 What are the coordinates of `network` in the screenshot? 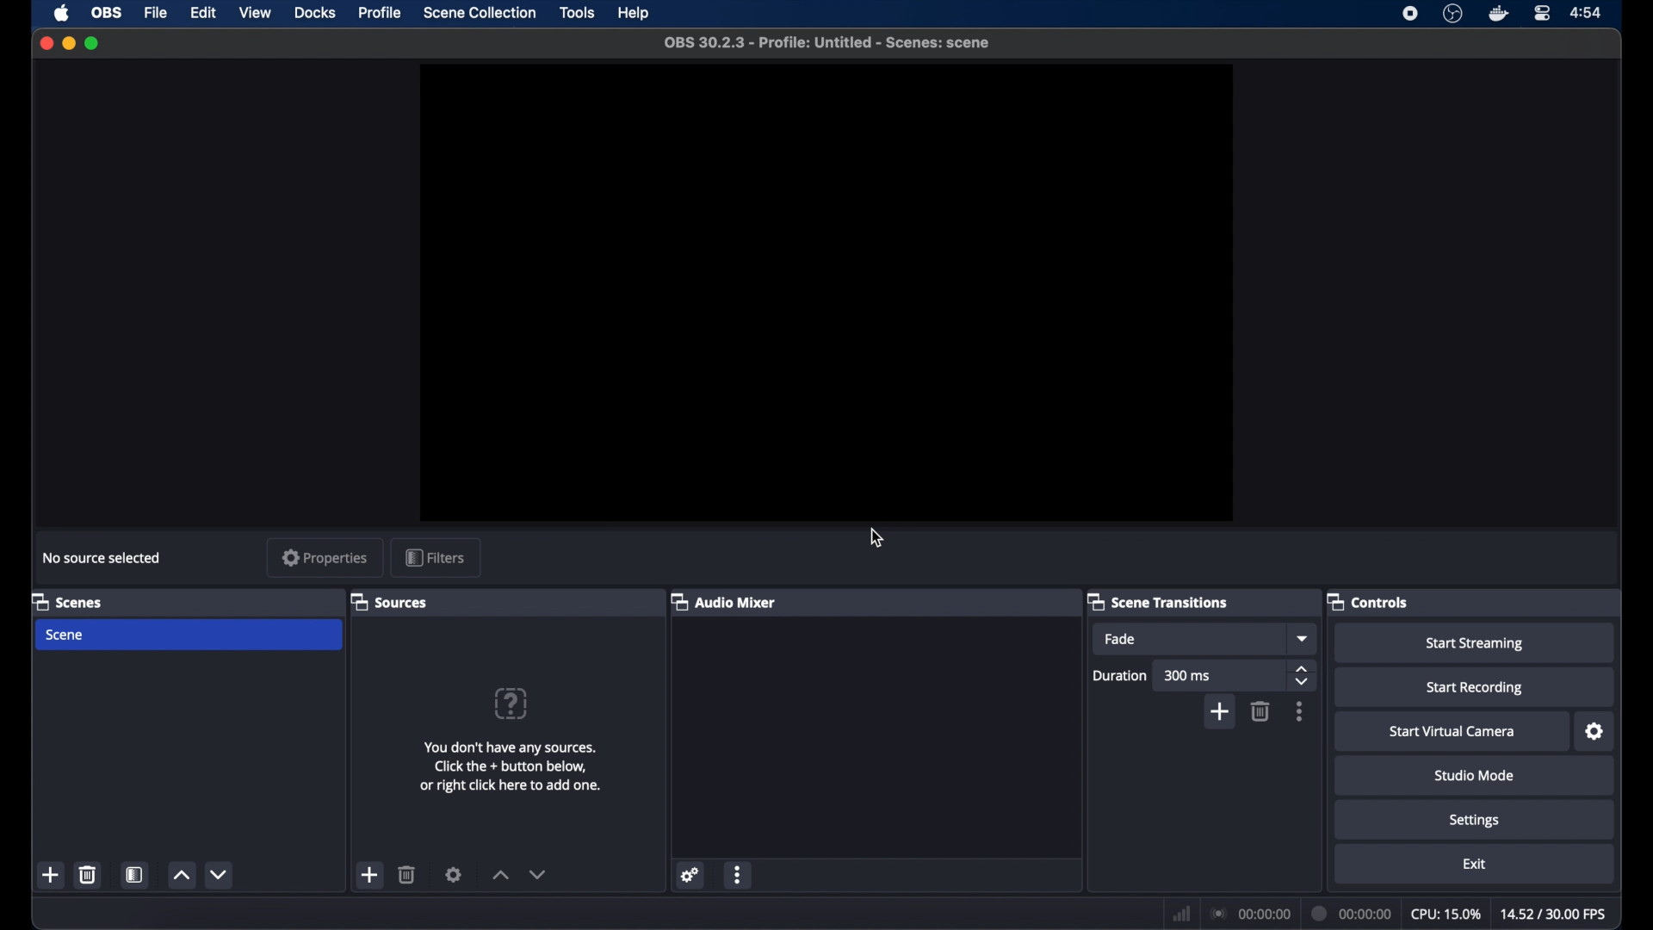 It's located at (1180, 912).